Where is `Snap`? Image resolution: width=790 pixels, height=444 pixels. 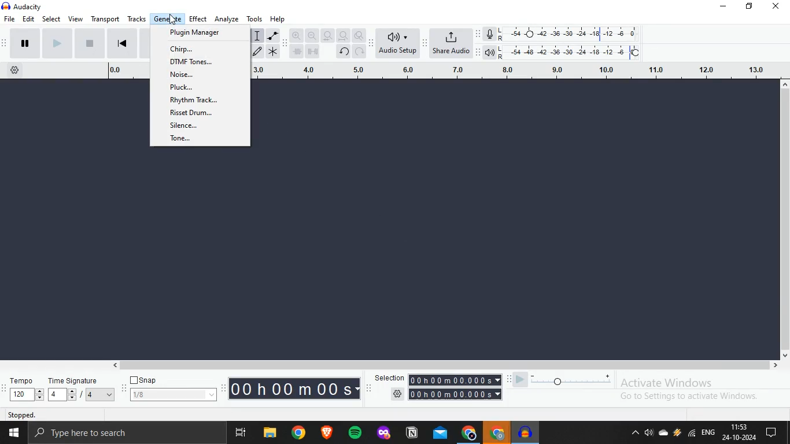 Snap is located at coordinates (145, 380).